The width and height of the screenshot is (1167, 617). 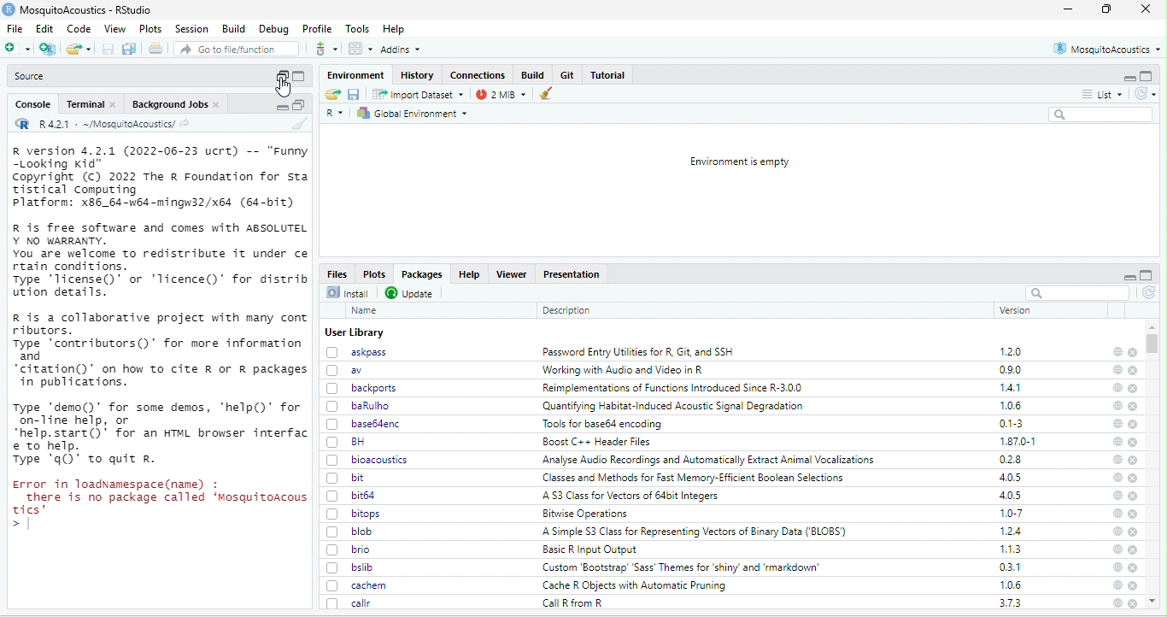 What do you see at coordinates (1154, 602) in the screenshot?
I see `scroll up` at bounding box center [1154, 602].